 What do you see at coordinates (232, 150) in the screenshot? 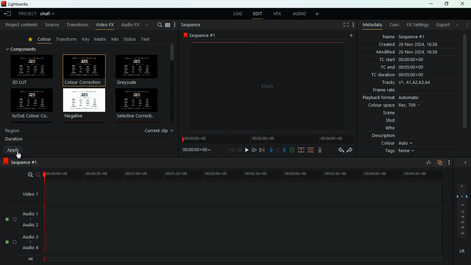
I see `back` at bounding box center [232, 150].